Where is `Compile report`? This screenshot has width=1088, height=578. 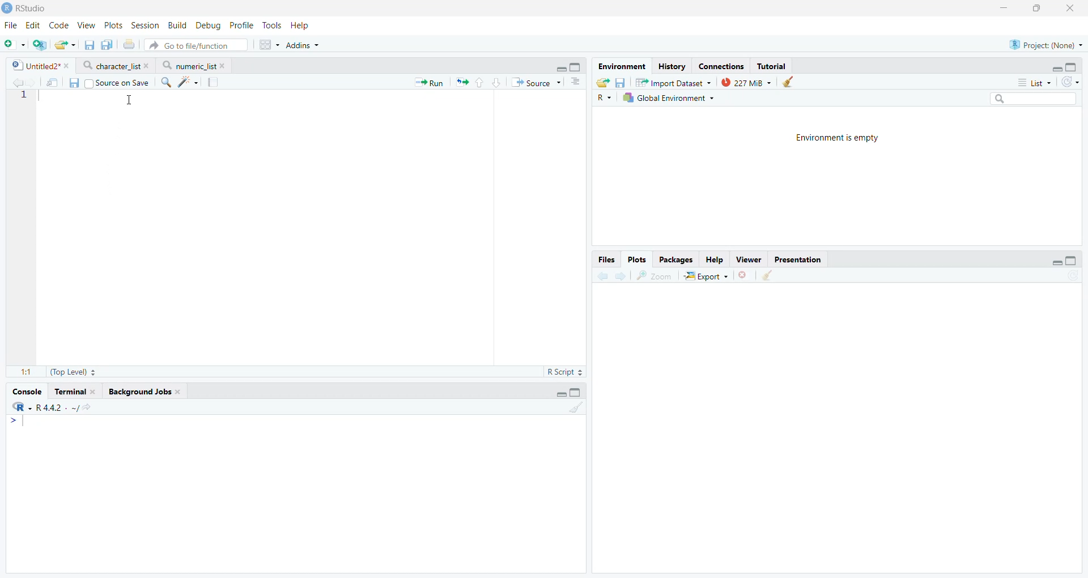
Compile report is located at coordinates (215, 82).